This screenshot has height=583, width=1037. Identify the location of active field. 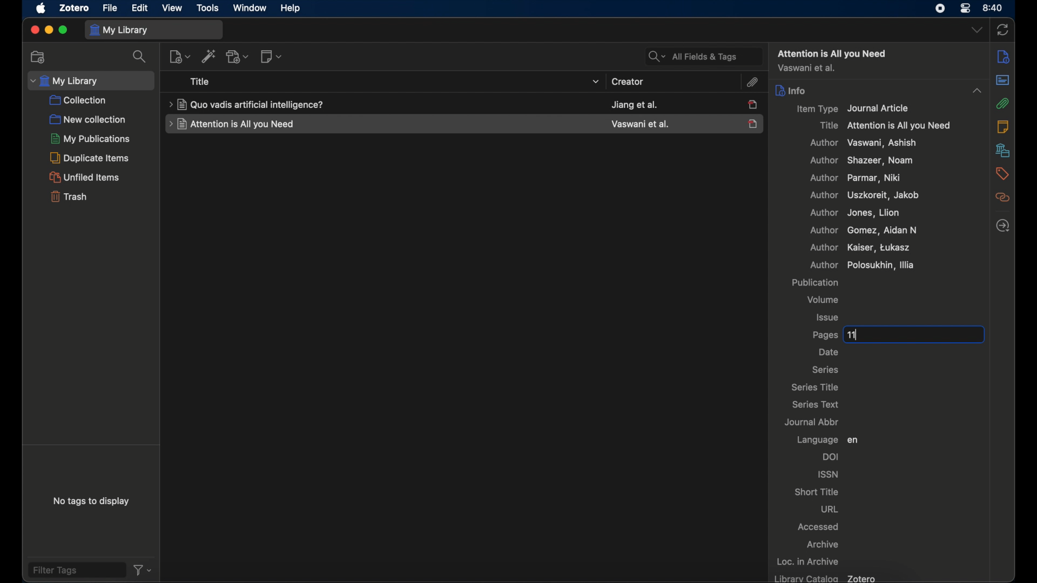
(896, 335).